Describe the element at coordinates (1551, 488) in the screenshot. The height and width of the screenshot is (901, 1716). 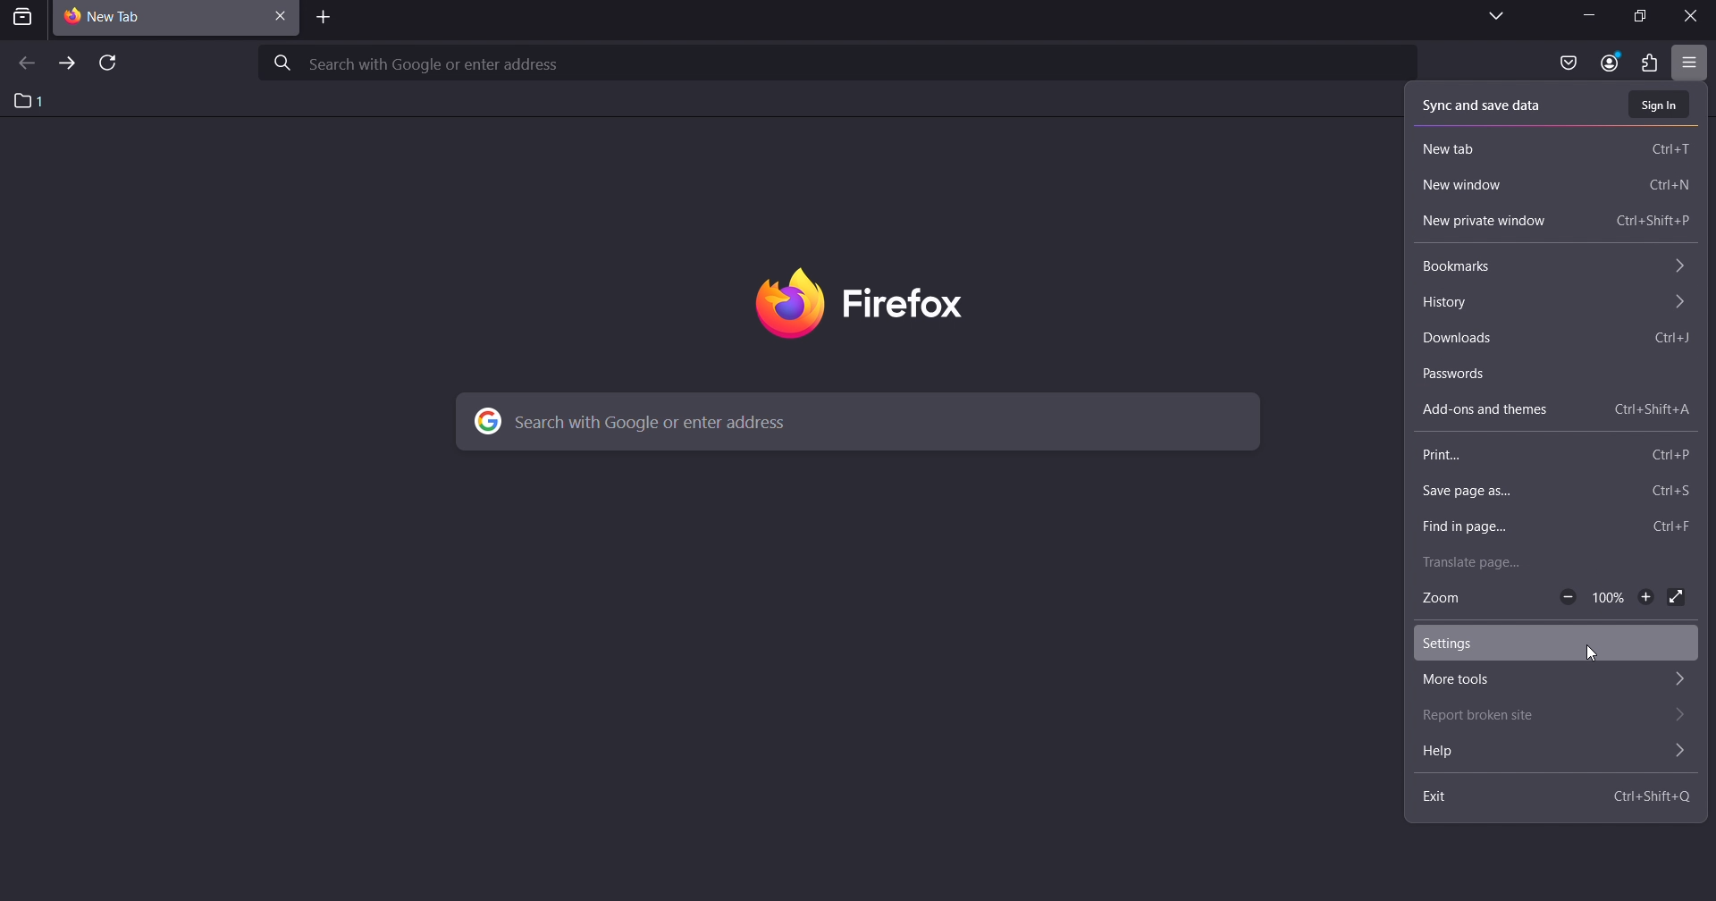
I see `save page as` at that location.